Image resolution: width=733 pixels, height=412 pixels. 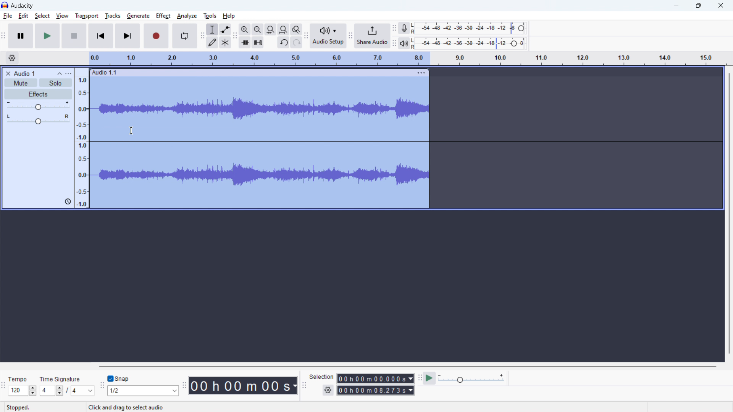 I want to click on trim audio outside selection, so click(x=245, y=43).